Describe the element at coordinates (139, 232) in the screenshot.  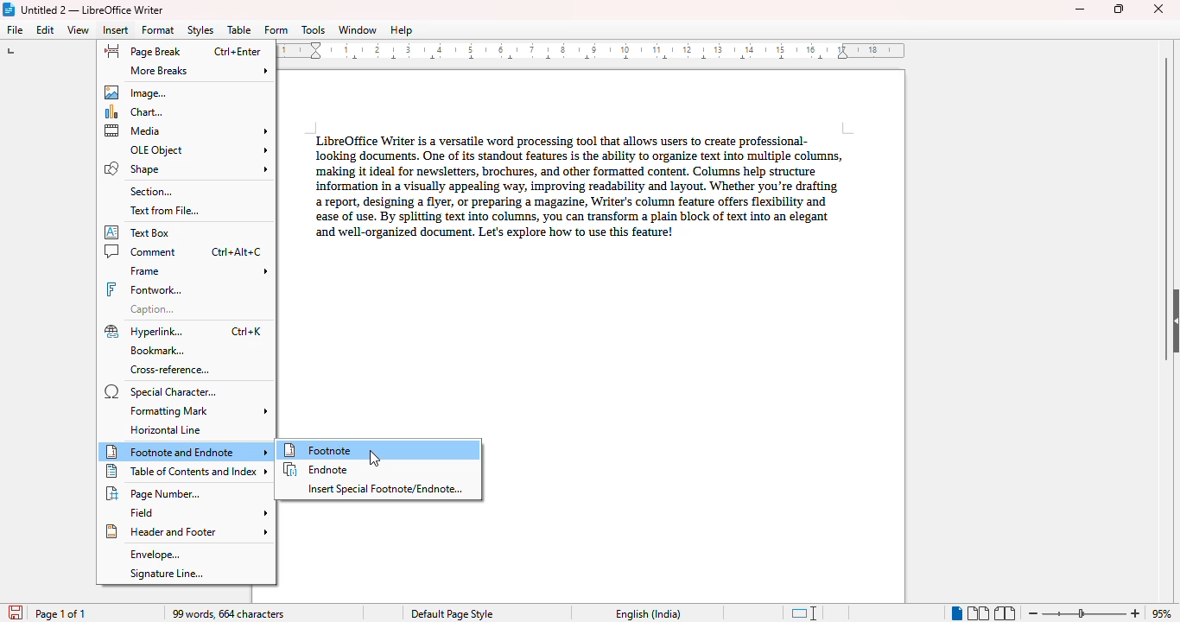
I see `text box` at that location.